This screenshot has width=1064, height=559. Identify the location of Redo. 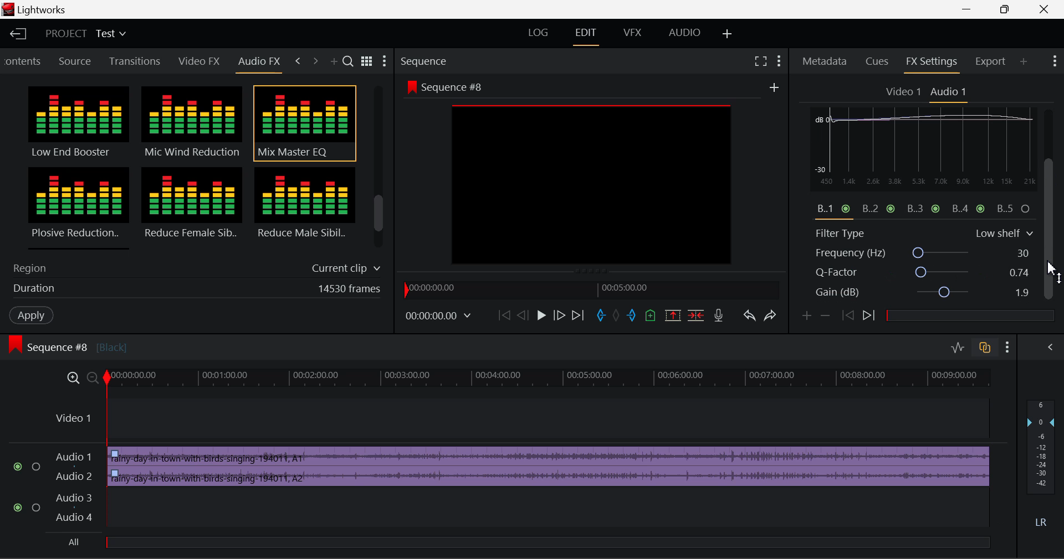
(774, 319).